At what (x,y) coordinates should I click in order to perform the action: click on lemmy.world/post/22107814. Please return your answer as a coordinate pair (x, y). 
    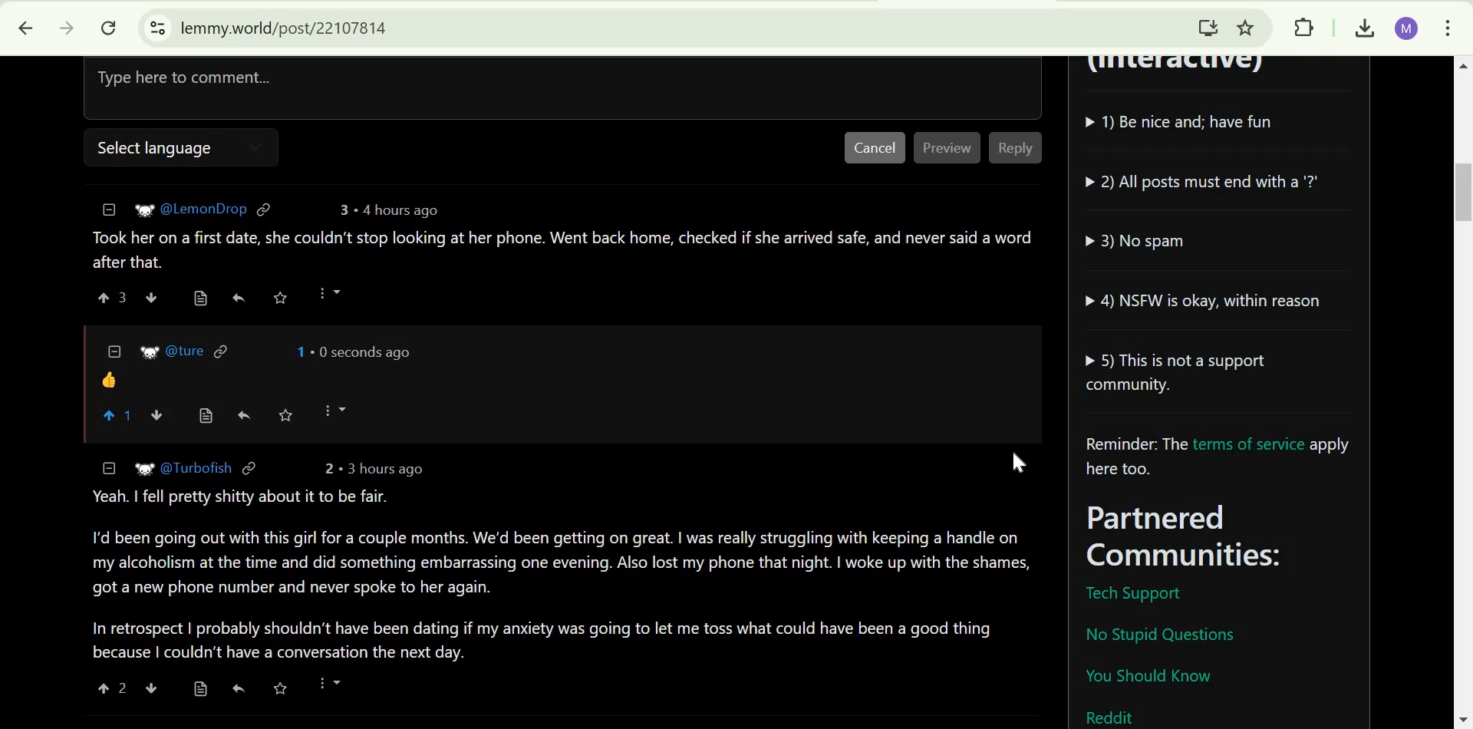
    Looking at the image, I should click on (284, 27).